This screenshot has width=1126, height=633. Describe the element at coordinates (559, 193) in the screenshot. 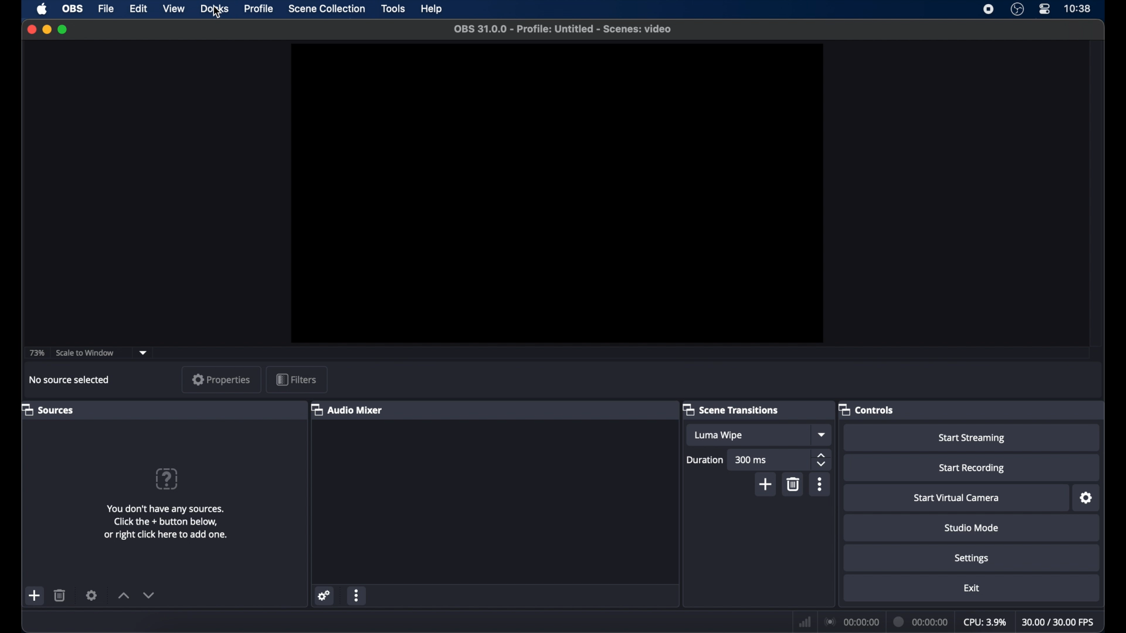

I see `preview` at that location.